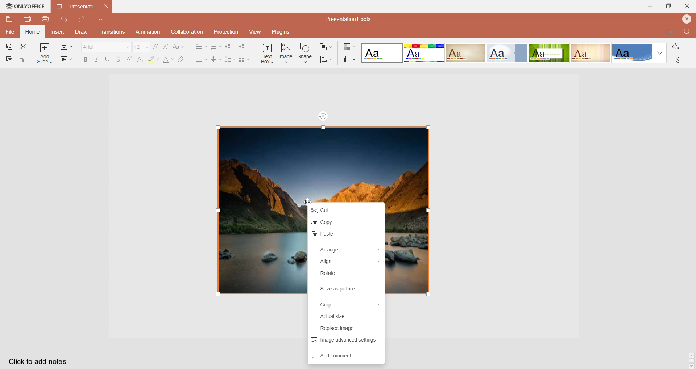 This screenshot has width=696, height=369. What do you see at coordinates (346, 342) in the screenshot?
I see `Image advance settings ` at bounding box center [346, 342].